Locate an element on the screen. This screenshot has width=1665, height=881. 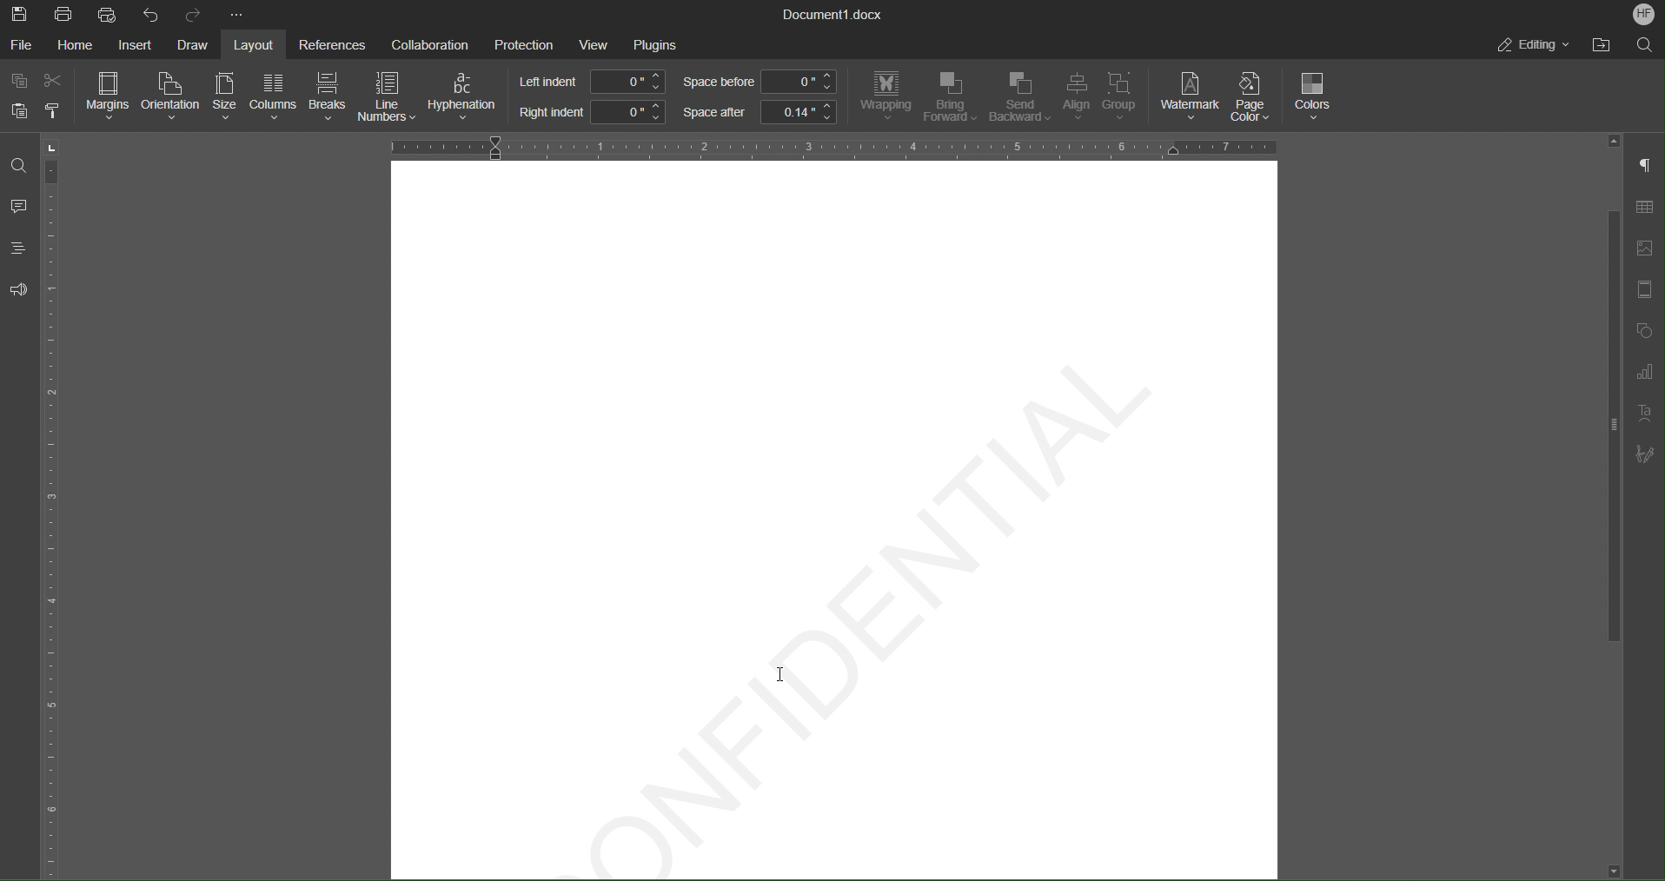
Signature is located at coordinates (1645, 454).